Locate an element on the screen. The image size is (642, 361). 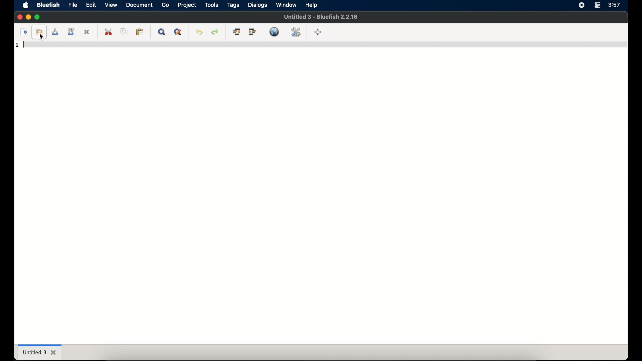
document is located at coordinates (140, 5).